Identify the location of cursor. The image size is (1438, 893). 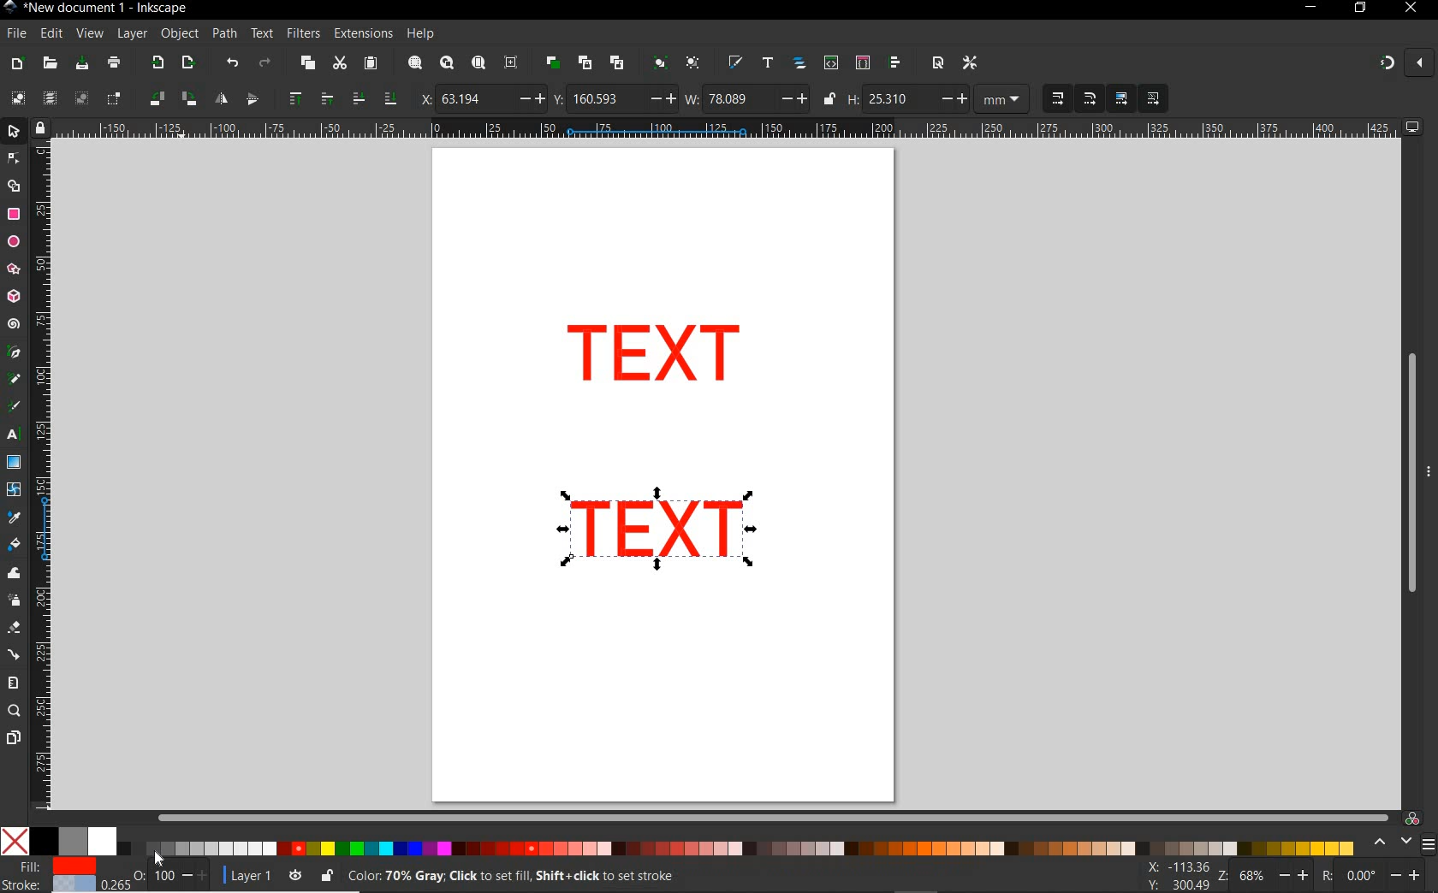
(159, 857).